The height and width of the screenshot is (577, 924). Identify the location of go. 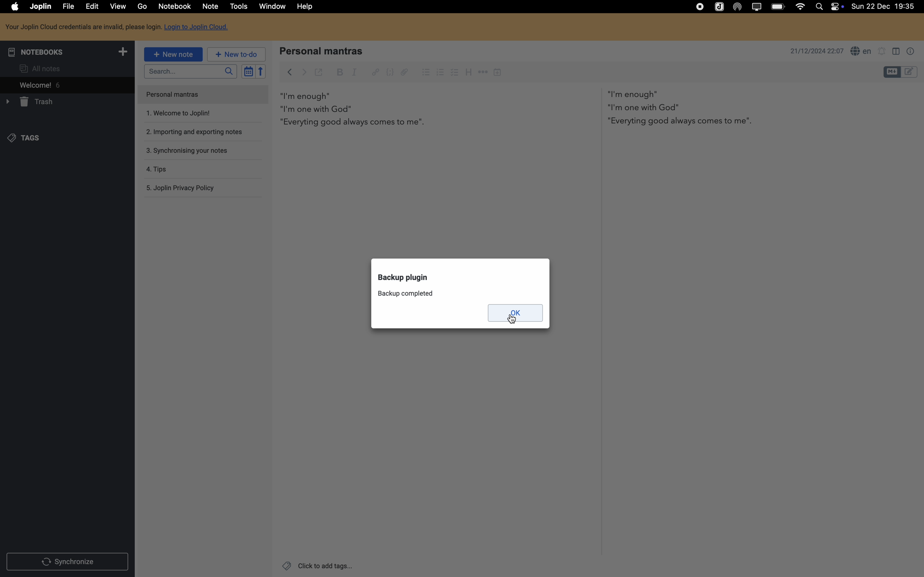
(142, 7).